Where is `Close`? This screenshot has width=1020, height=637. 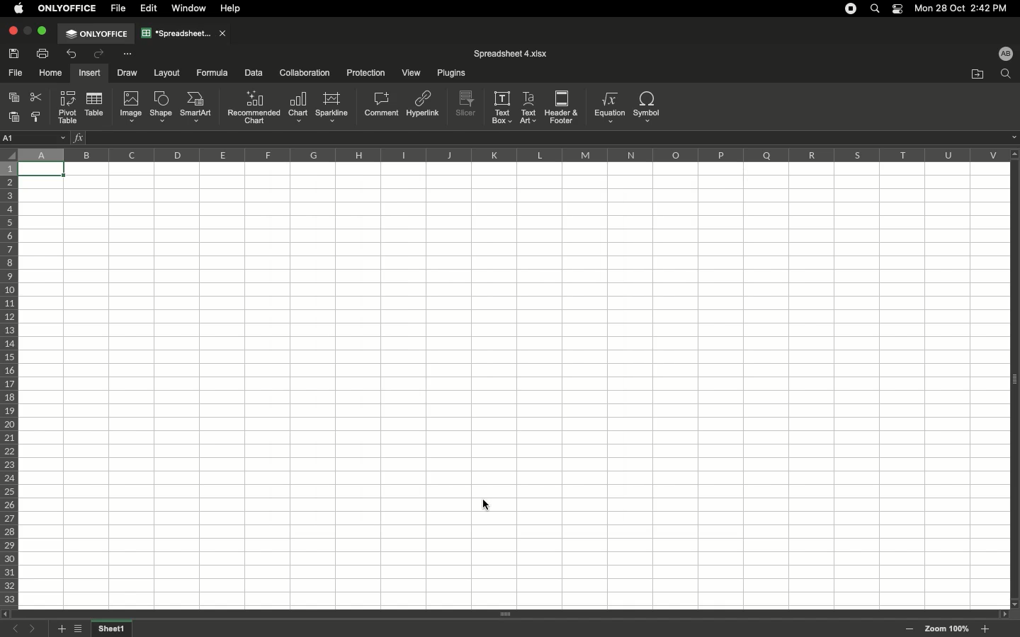 Close is located at coordinates (12, 31).